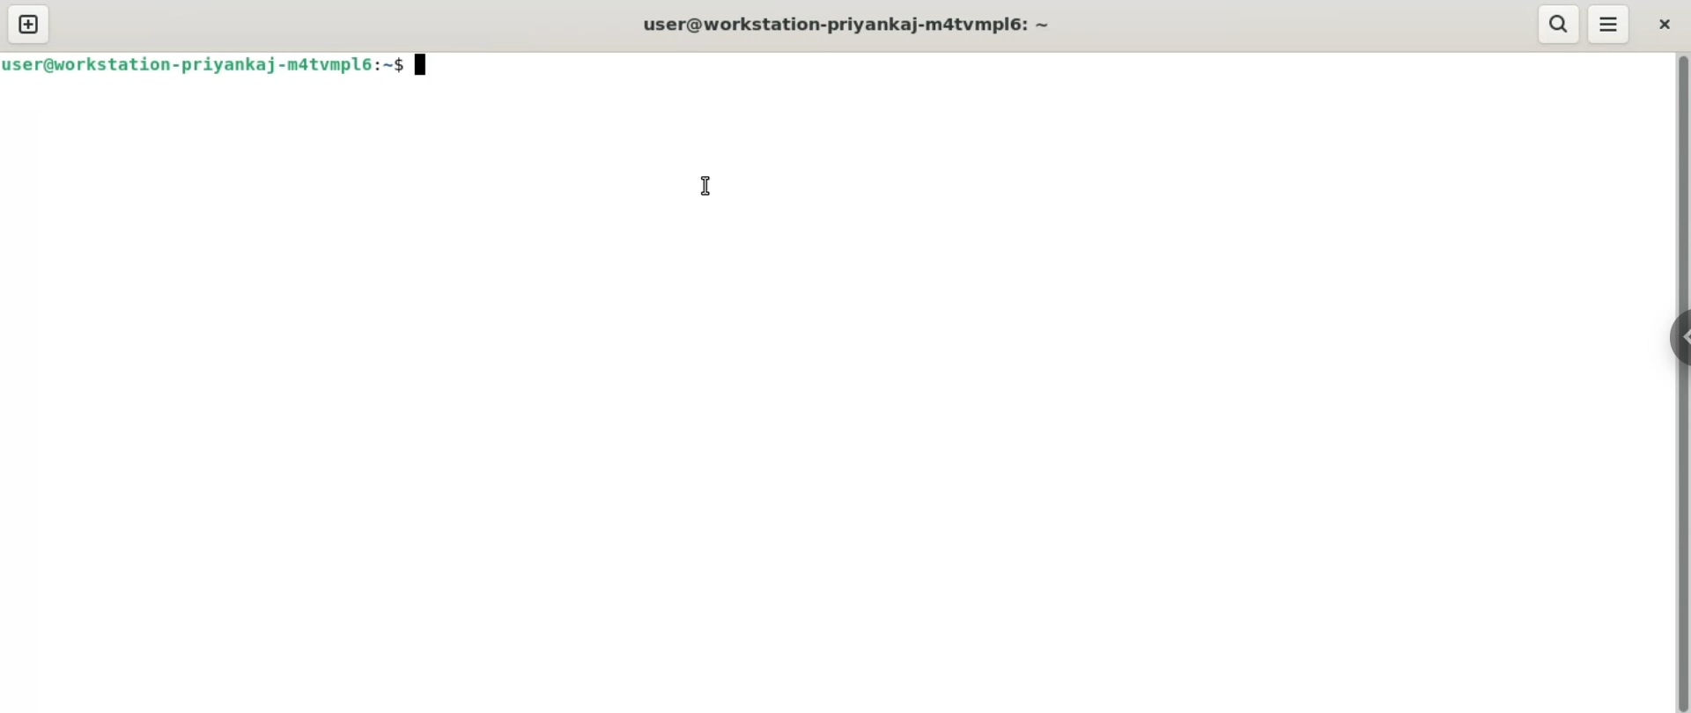 The width and height of the screenshot is (1691, 713). I want to click on cursor, so click(698, 186).